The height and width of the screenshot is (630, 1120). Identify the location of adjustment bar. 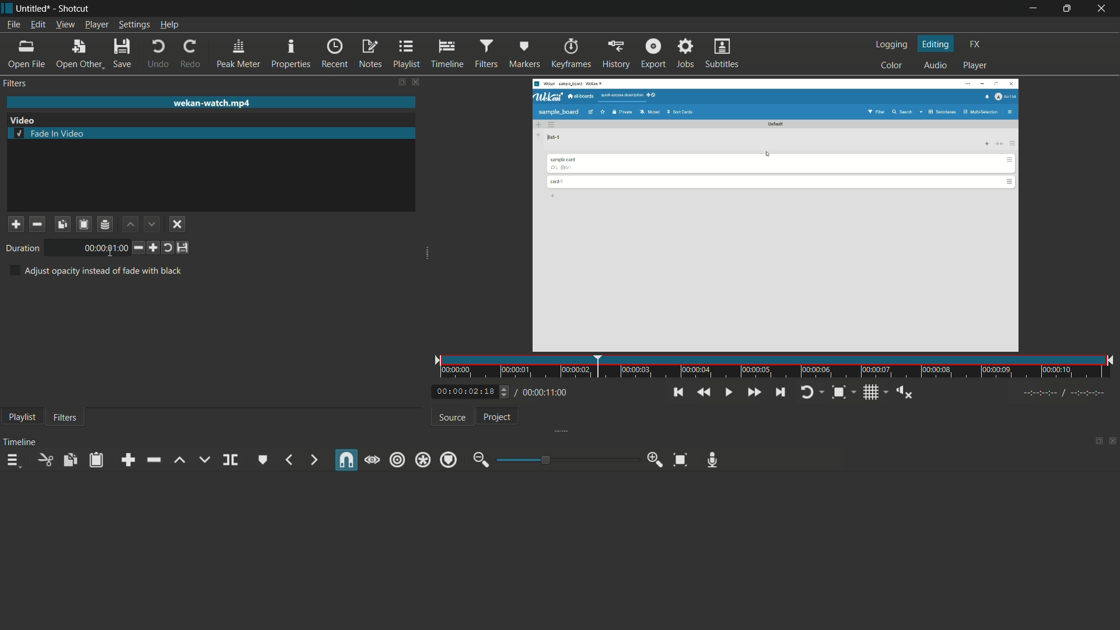
(566, 460).